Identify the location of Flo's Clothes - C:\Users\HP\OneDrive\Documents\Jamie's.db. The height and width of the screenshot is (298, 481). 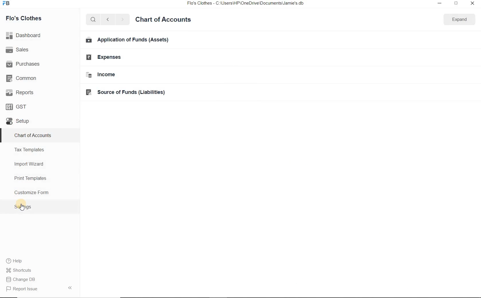
(247, 4).